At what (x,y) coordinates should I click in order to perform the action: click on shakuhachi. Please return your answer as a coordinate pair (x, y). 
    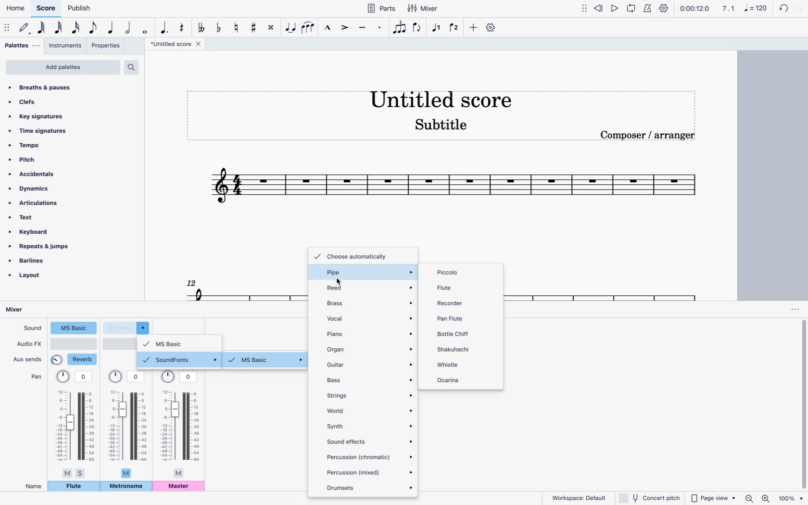
    Looking at the image, I should click on (463, 348).